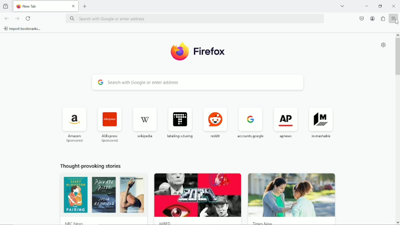 The width and height of the screenshot is (400, 225). Describe the element at coordinates (46, 7) in the screenshot. I see `Current tab` at that location.